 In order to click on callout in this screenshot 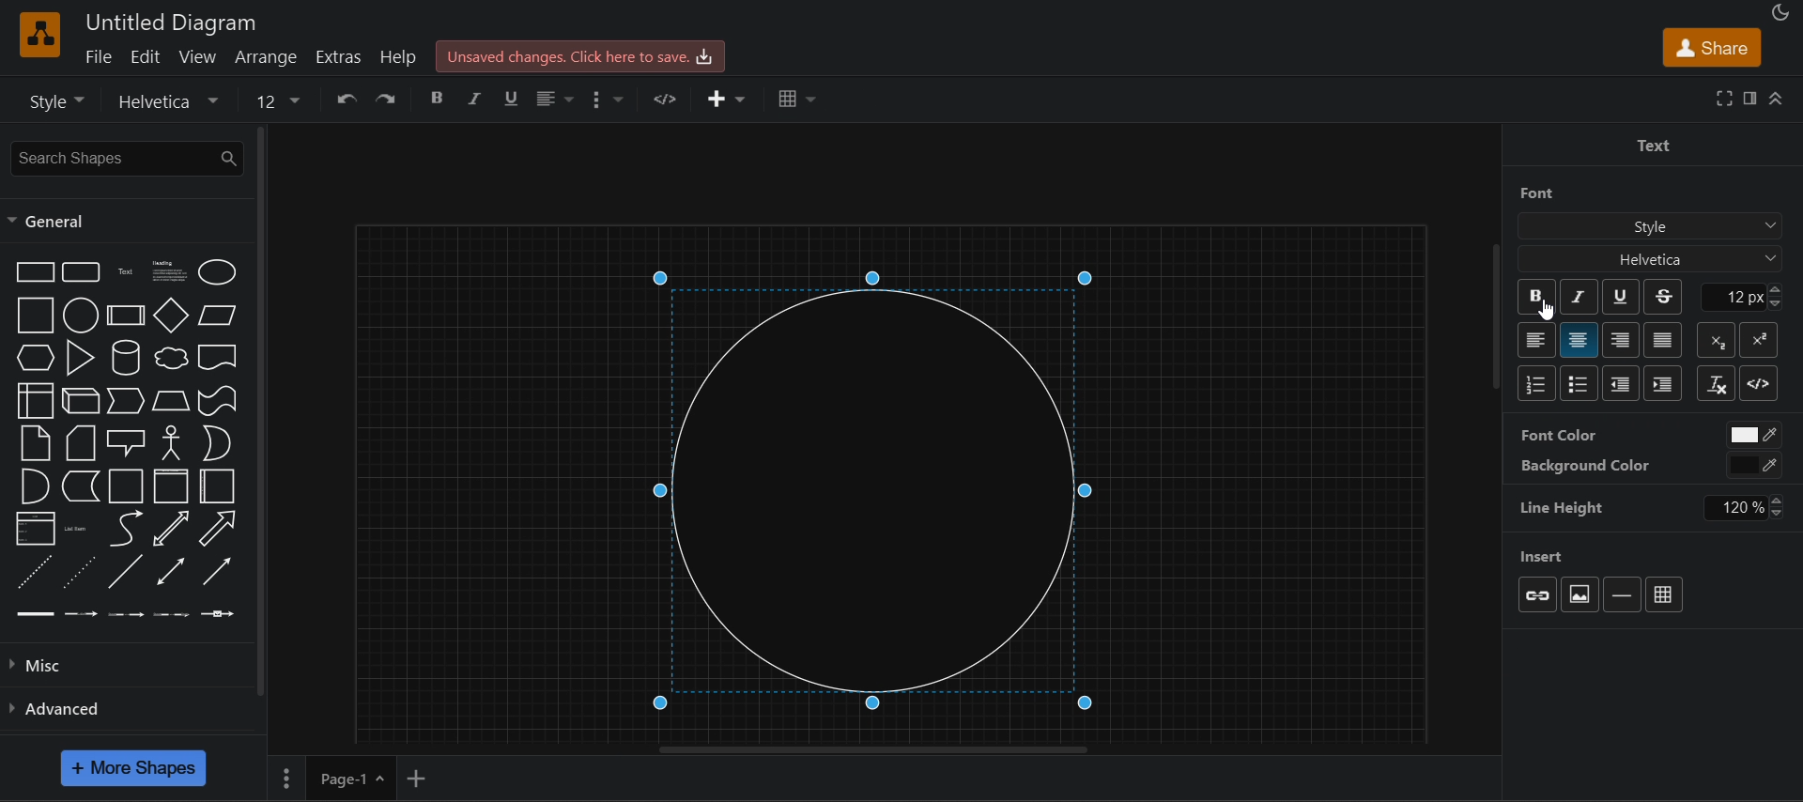, I will do `click(128, 445)`.